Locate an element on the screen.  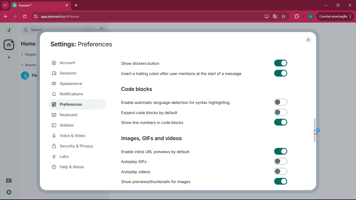
Conduir atualizacado is located at coordinates (335, 16).